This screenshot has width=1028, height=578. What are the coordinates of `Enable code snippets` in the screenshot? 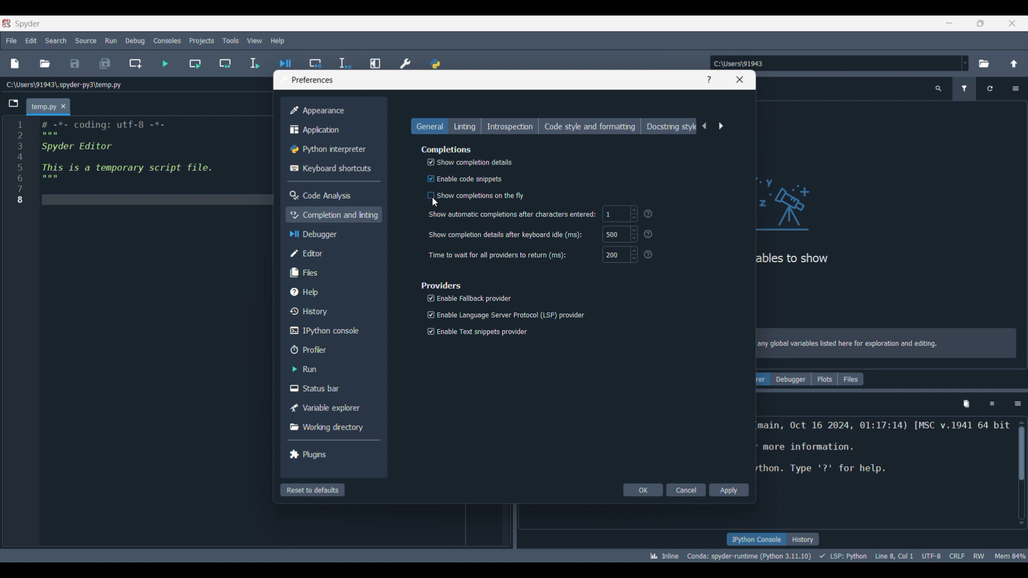 It's located at (462, 179).